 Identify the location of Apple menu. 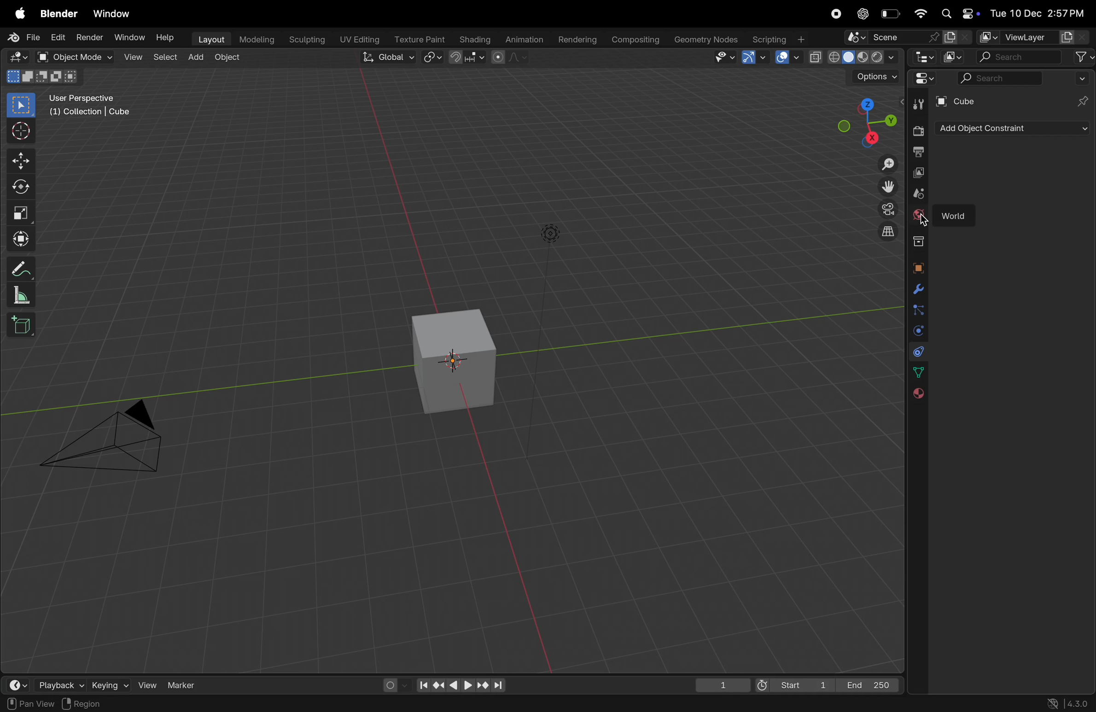
(15, 13).